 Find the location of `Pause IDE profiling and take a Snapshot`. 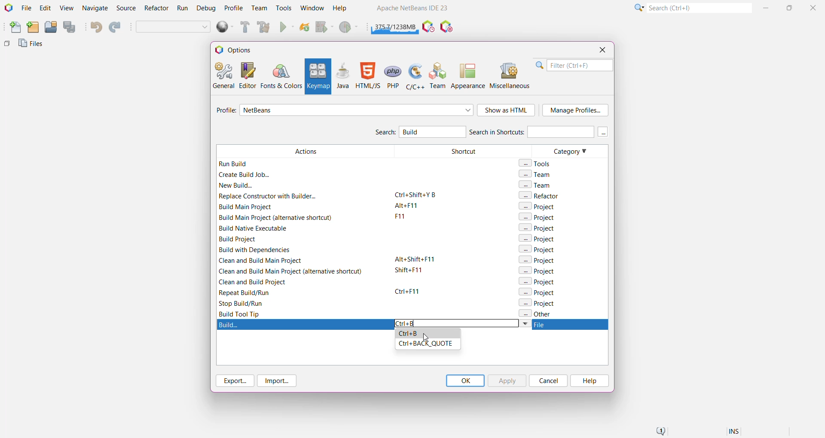

Pause IDE profiling and take a Snapshot is located at coordinates (428, 27).